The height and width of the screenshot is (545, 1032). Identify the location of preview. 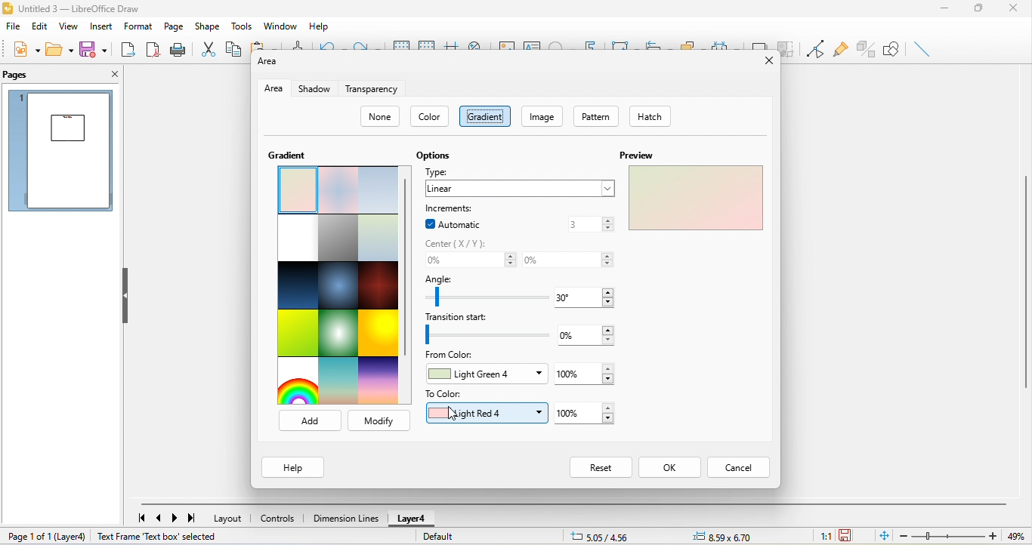
(639, 155).